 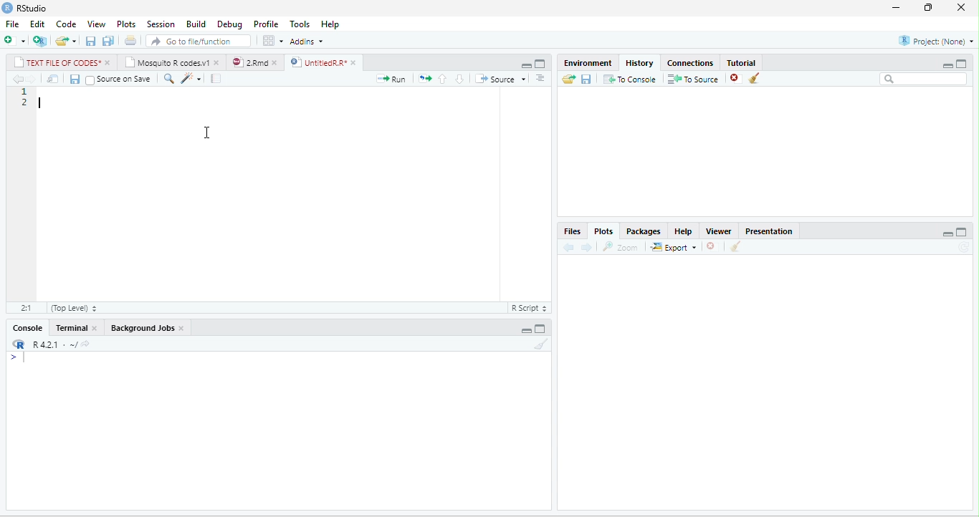 What do you see at coordinates (66, 42) in the screenshot?
I see `open file` at bounding box center [66, 42].